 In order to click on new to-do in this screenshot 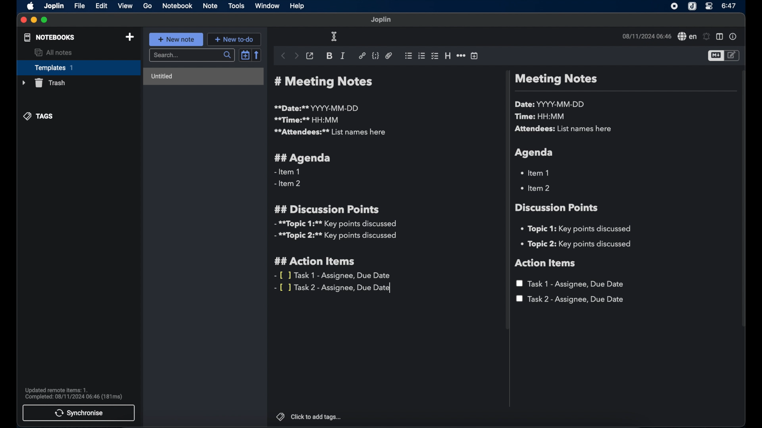, I will do `click(236, 39)`.